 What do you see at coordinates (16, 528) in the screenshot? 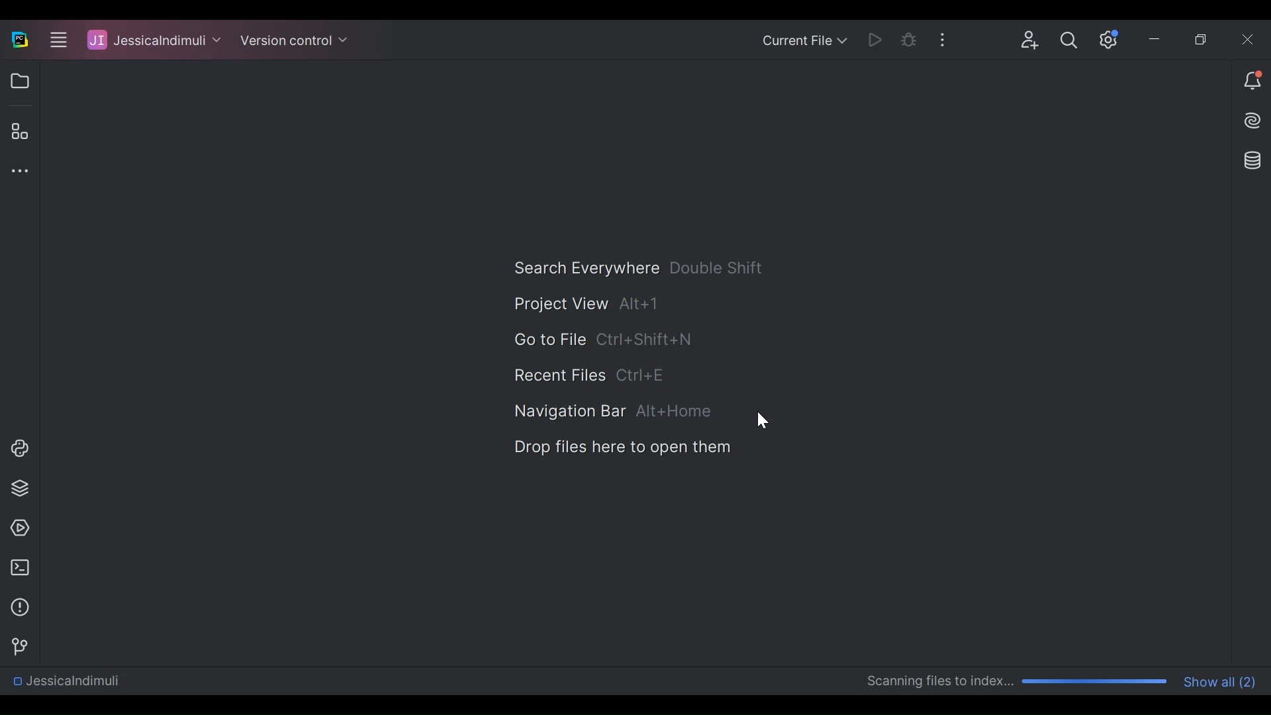
I see `Services` at bounding box center [16, 528].